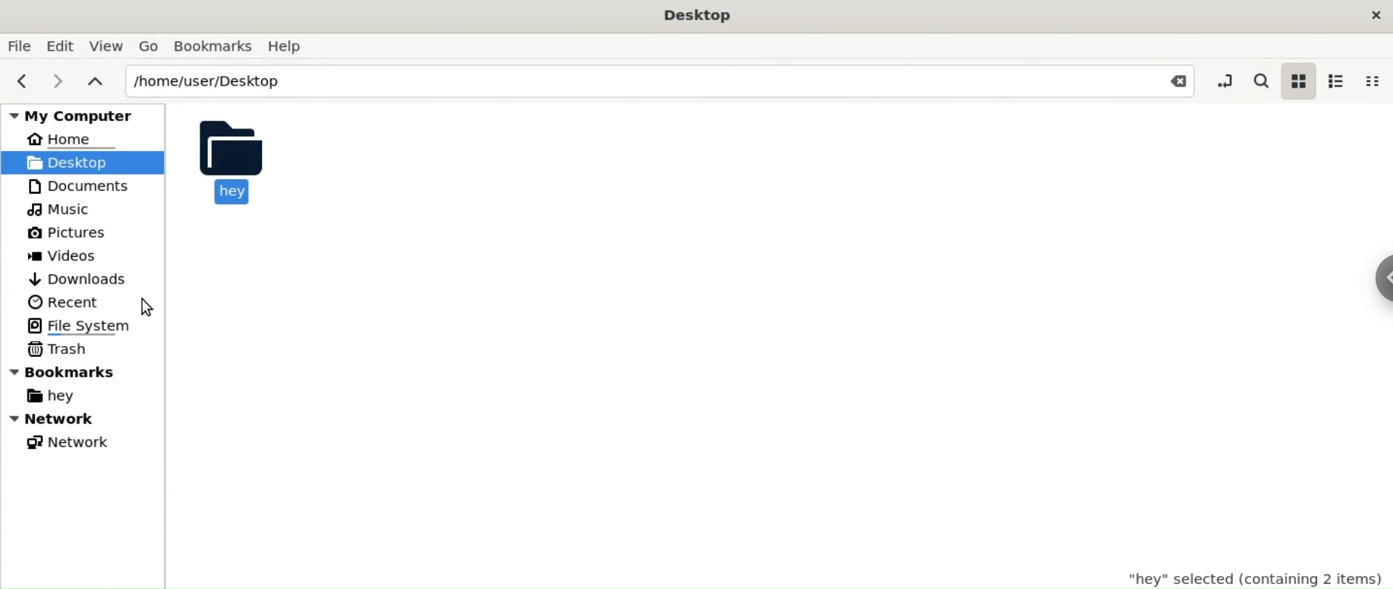 Image resolution: width=1393 pixels, height=589 pixels. I want to click on search, so click(1260, 80).